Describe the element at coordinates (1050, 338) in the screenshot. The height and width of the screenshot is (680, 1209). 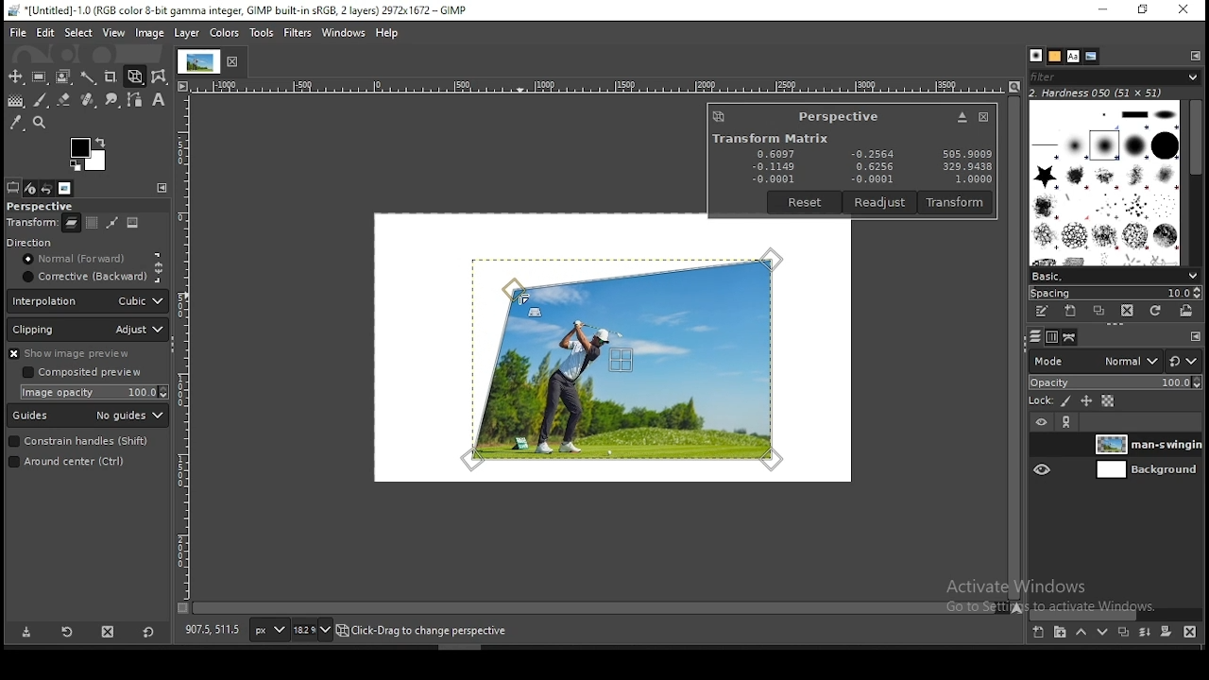
I see `channels` at that location.